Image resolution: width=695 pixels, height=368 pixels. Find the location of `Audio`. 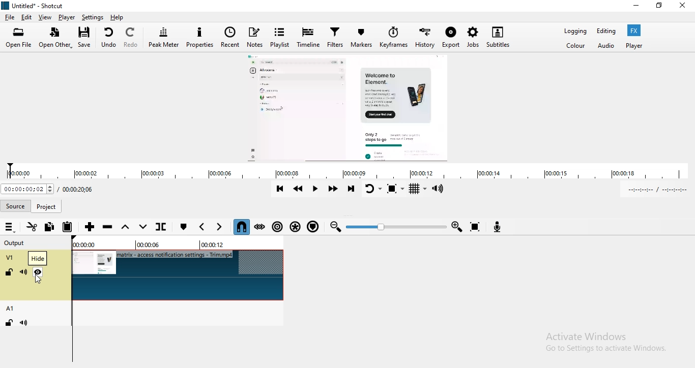

Audio is located at coordinates (606, 48).